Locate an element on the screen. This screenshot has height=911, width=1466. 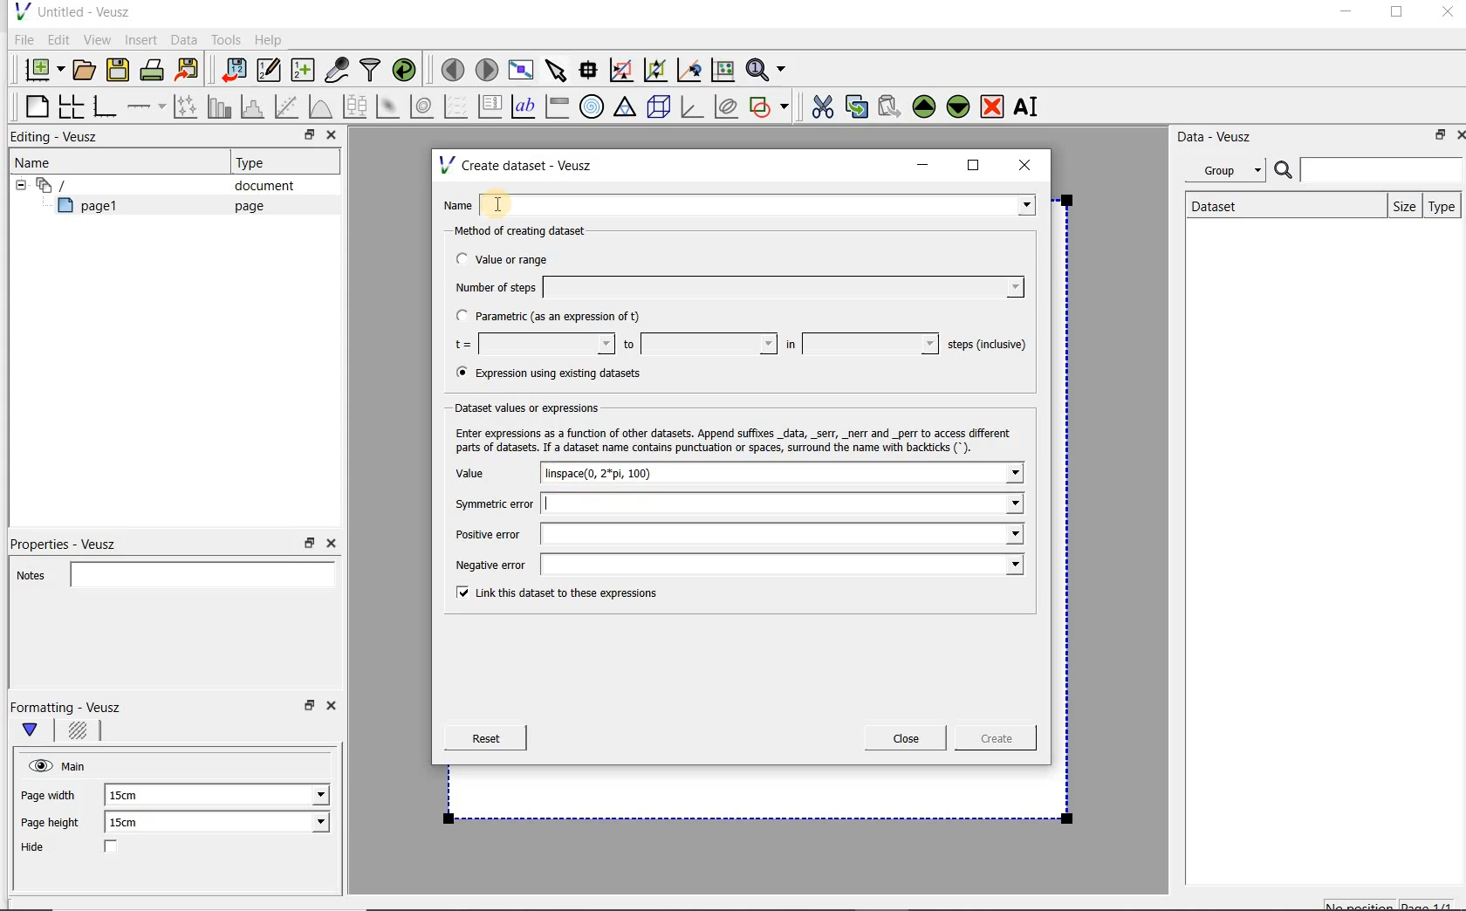
Value is located at coordinates (488, 474).